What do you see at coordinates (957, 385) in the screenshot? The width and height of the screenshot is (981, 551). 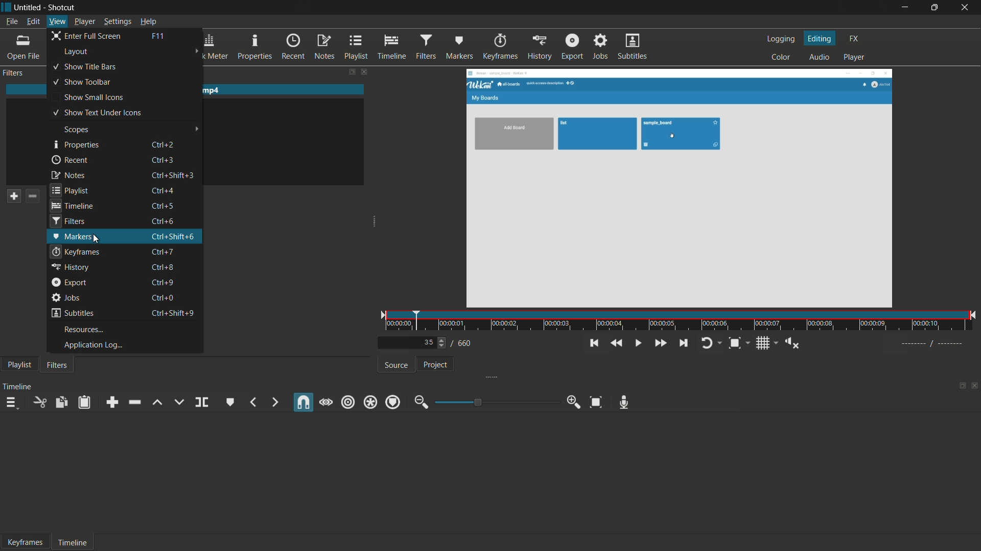 I see `change layout` at bounding box center [957, 385].